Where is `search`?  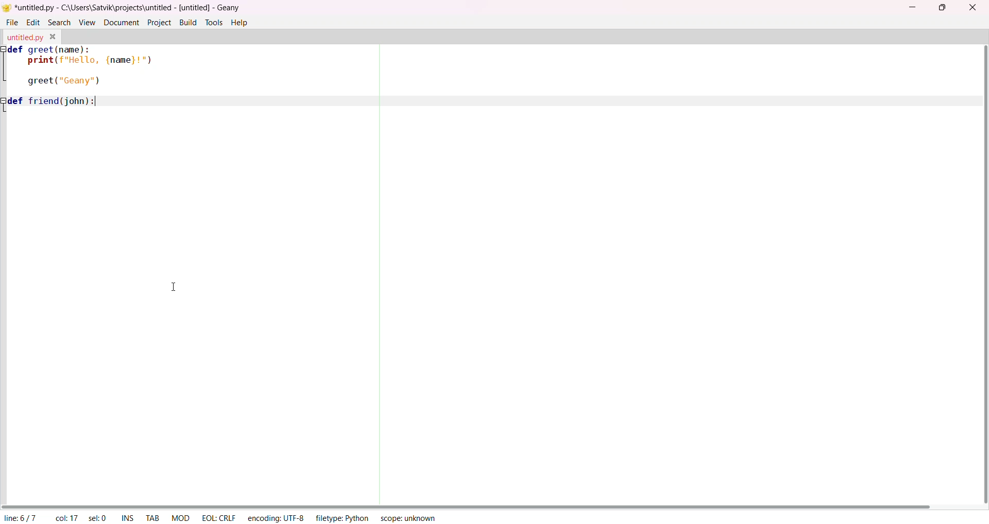 search is located at coordinates (60, 22).